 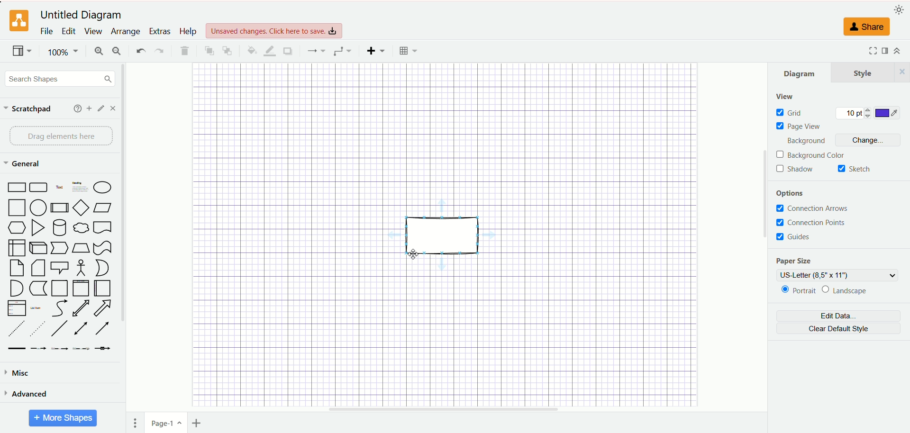 I want to click on vertical scroll bar, so click(x=763, y=237).